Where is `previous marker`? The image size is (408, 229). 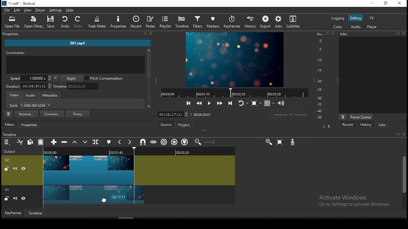 previous marker is located at coordinates (120, 142).